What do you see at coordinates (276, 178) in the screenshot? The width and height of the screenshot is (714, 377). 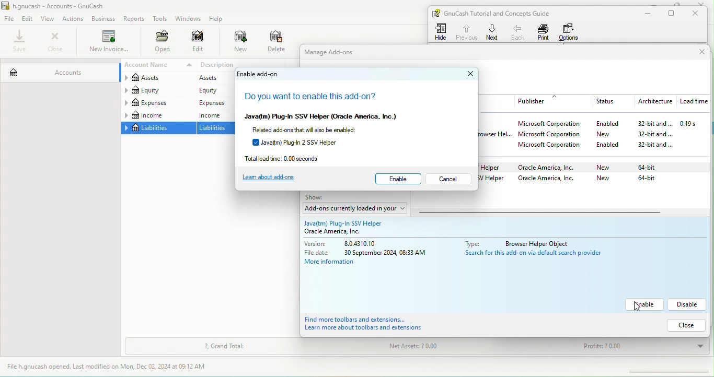 I see `learn about add-ons` at bounding box center [276, 178].